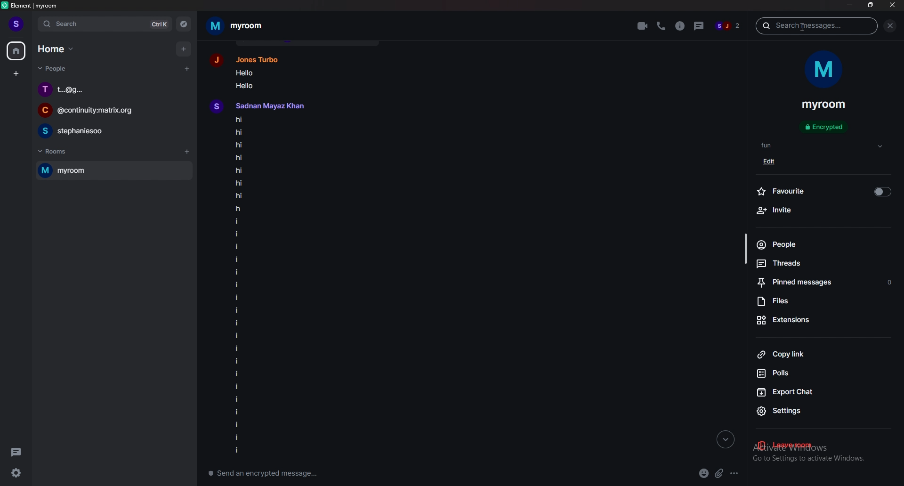 The image size is (904, 486). What do you see at coordinates (37, 6) in the screenshot?
I see `element` at bounding box center [37, 6].